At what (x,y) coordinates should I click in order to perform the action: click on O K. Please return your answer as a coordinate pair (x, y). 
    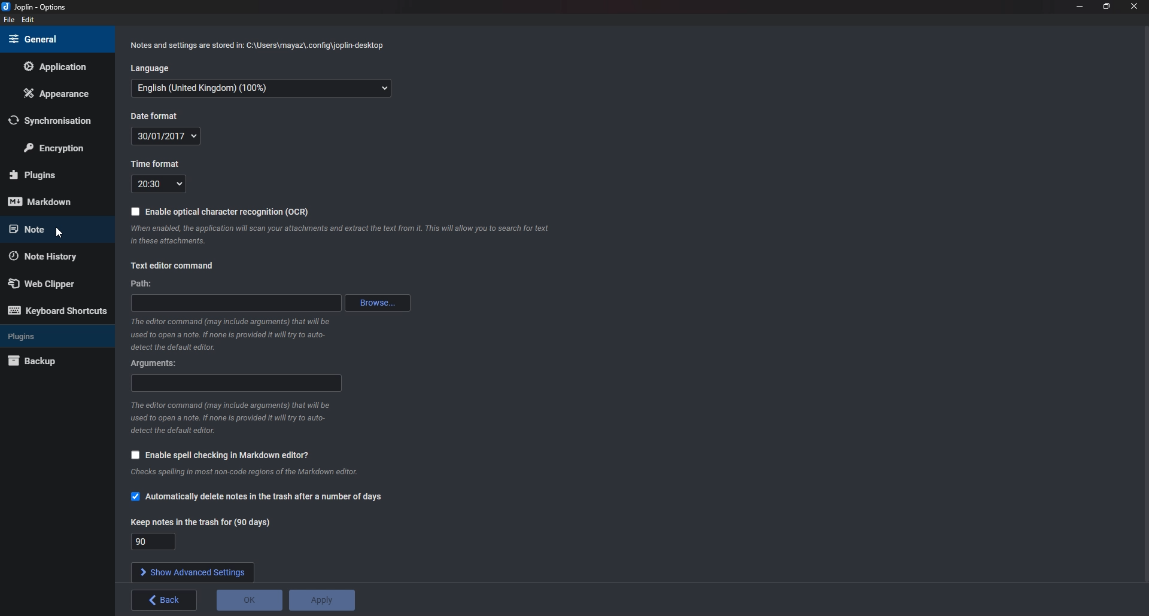
    Looking at the image, I should click on (249, 600).